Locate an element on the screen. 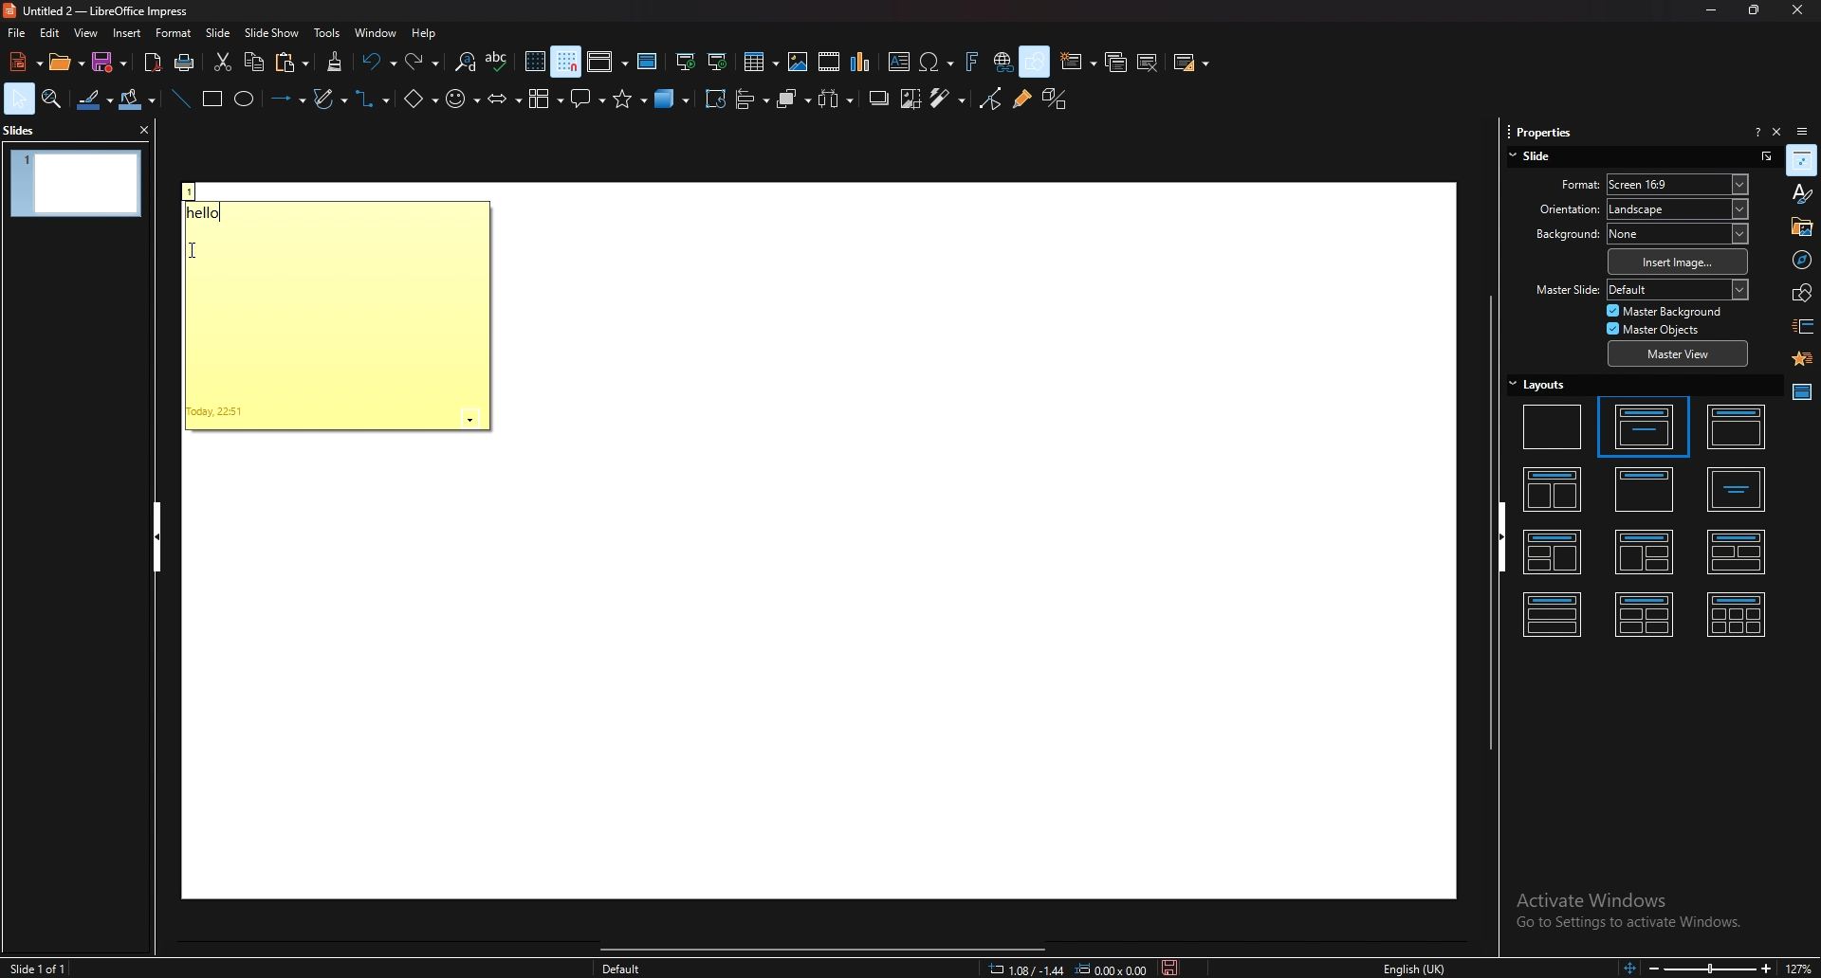  title content over content is located at coordinates (1554, 612).